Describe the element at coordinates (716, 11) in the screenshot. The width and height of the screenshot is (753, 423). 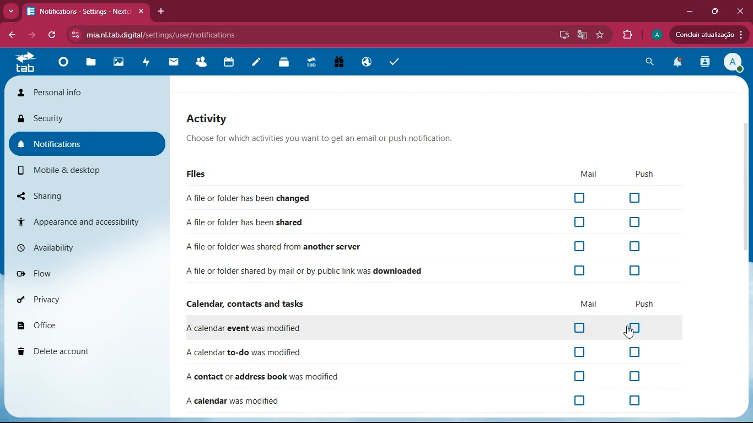
I see `maximize` at that location.